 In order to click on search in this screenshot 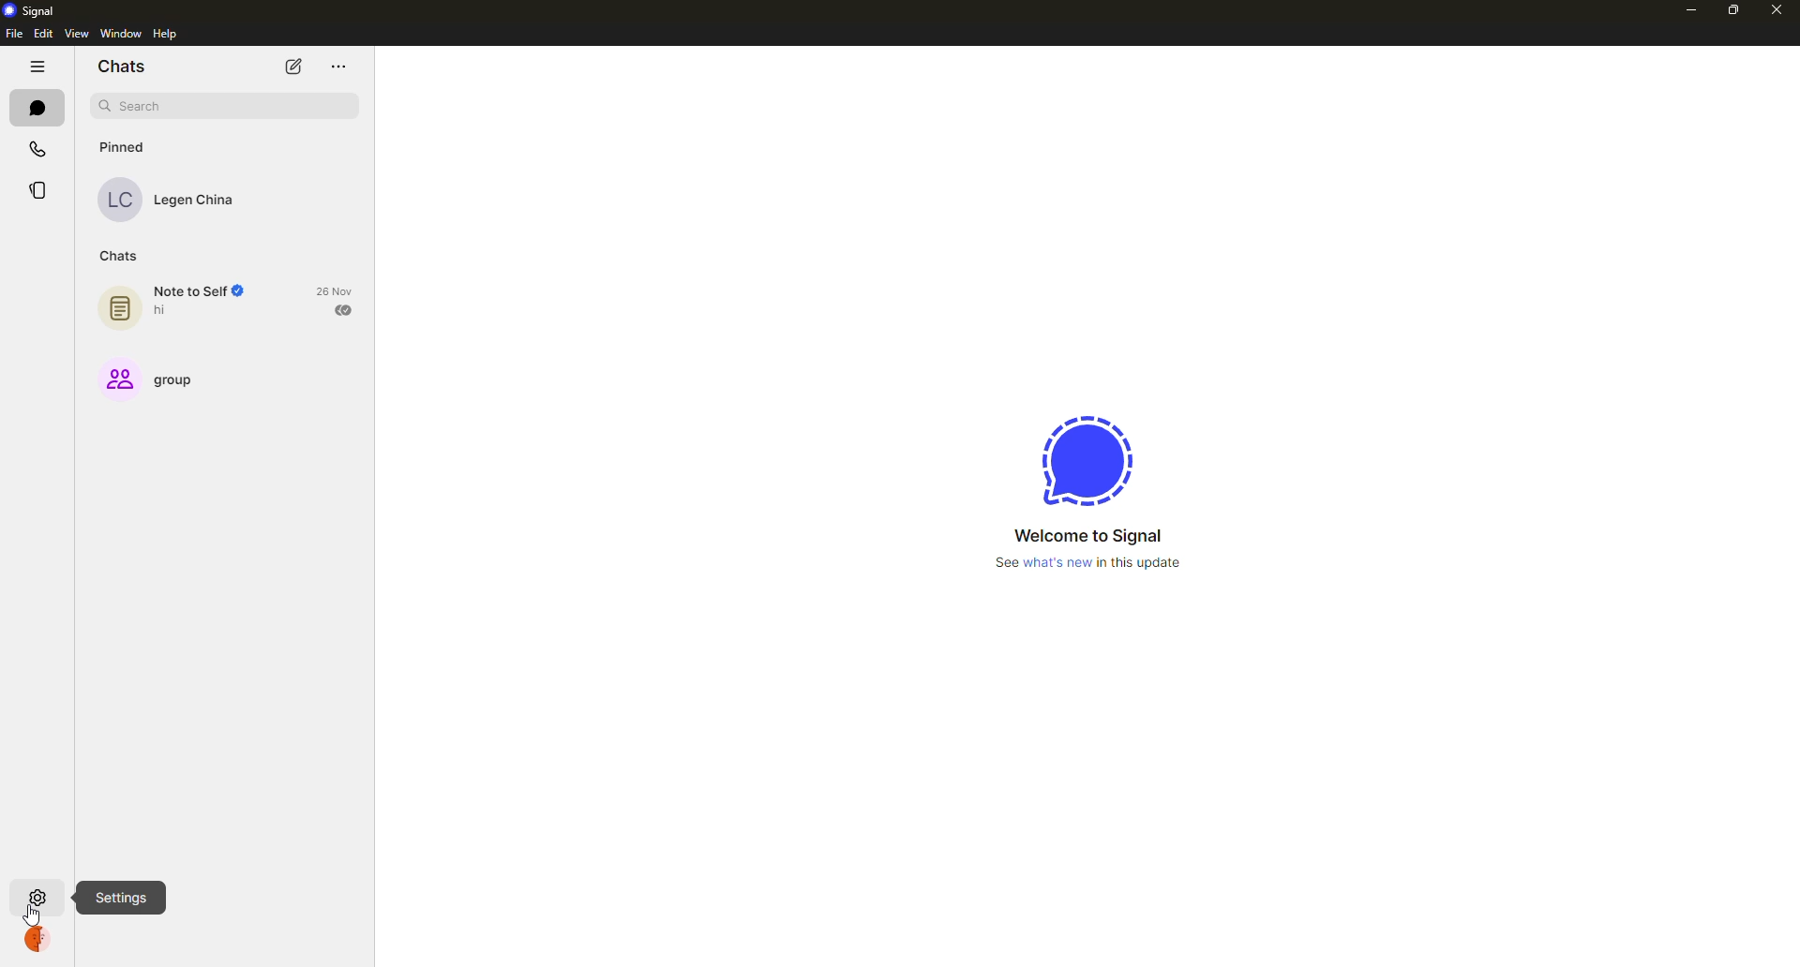, I will do `click(225, 106)`.